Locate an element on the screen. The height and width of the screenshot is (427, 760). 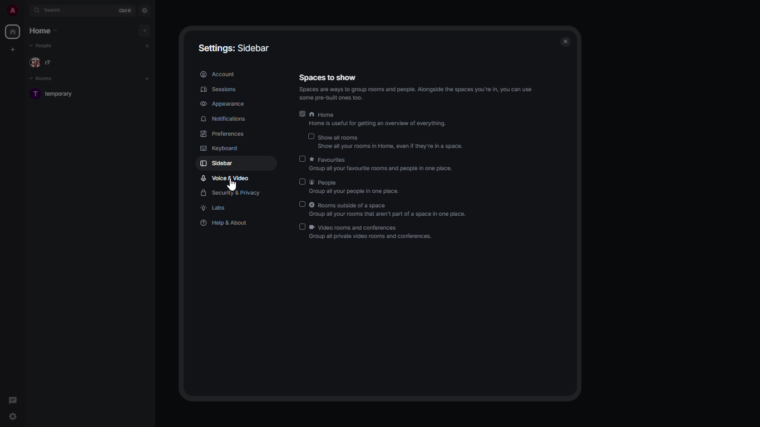
security & privacy is located at coordinates (231, 194).